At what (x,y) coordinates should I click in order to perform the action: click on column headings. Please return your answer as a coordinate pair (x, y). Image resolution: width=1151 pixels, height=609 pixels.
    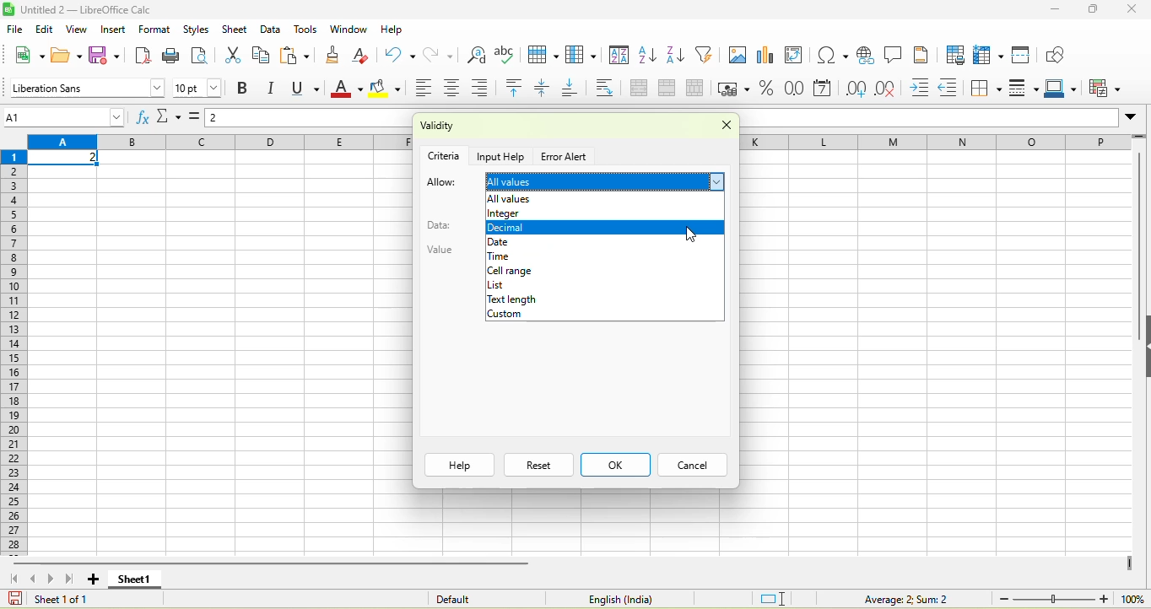
    Looking at the image, I should click on (219, 143).